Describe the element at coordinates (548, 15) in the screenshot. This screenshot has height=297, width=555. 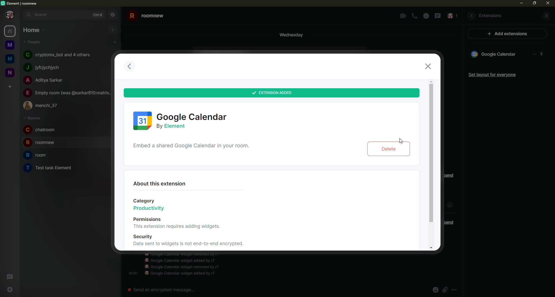
I see `close` at that location.